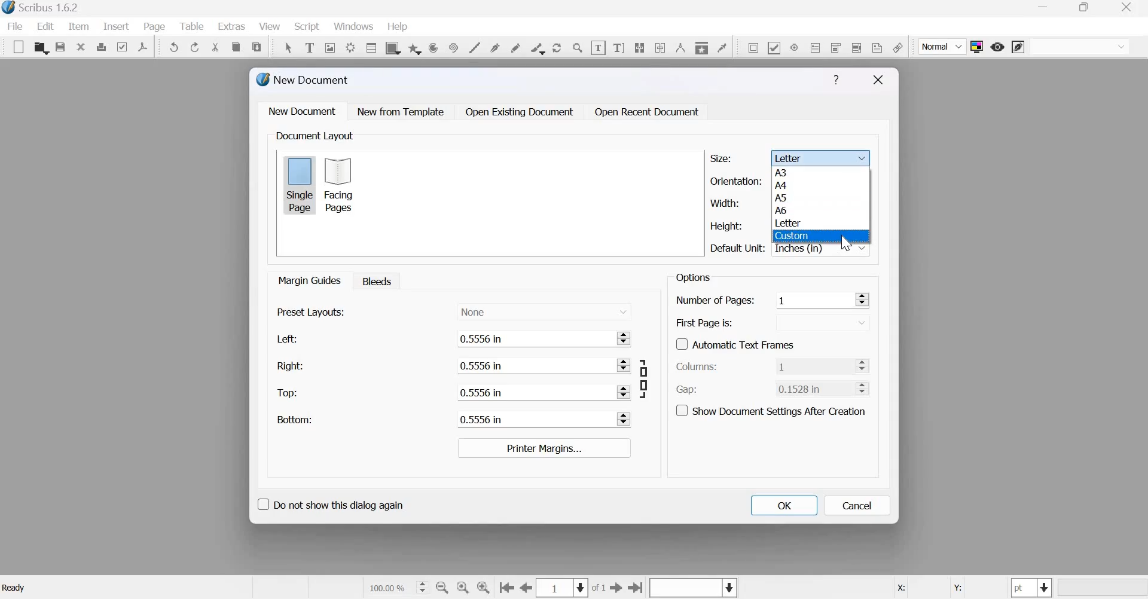 This screenshot has width=1148, height=599. I want to click on edit in preview mode, so click(1018, 48).